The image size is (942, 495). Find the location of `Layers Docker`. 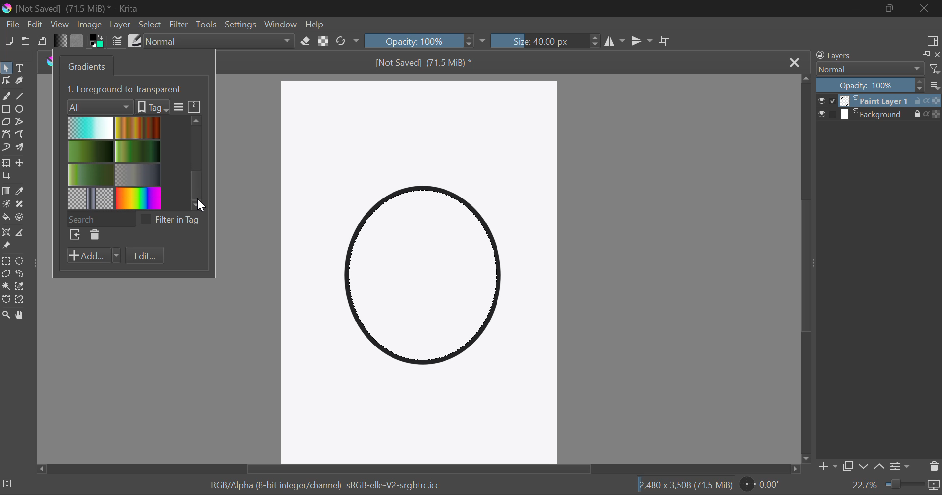

Layers Docker is located at coordinates (842, 55).